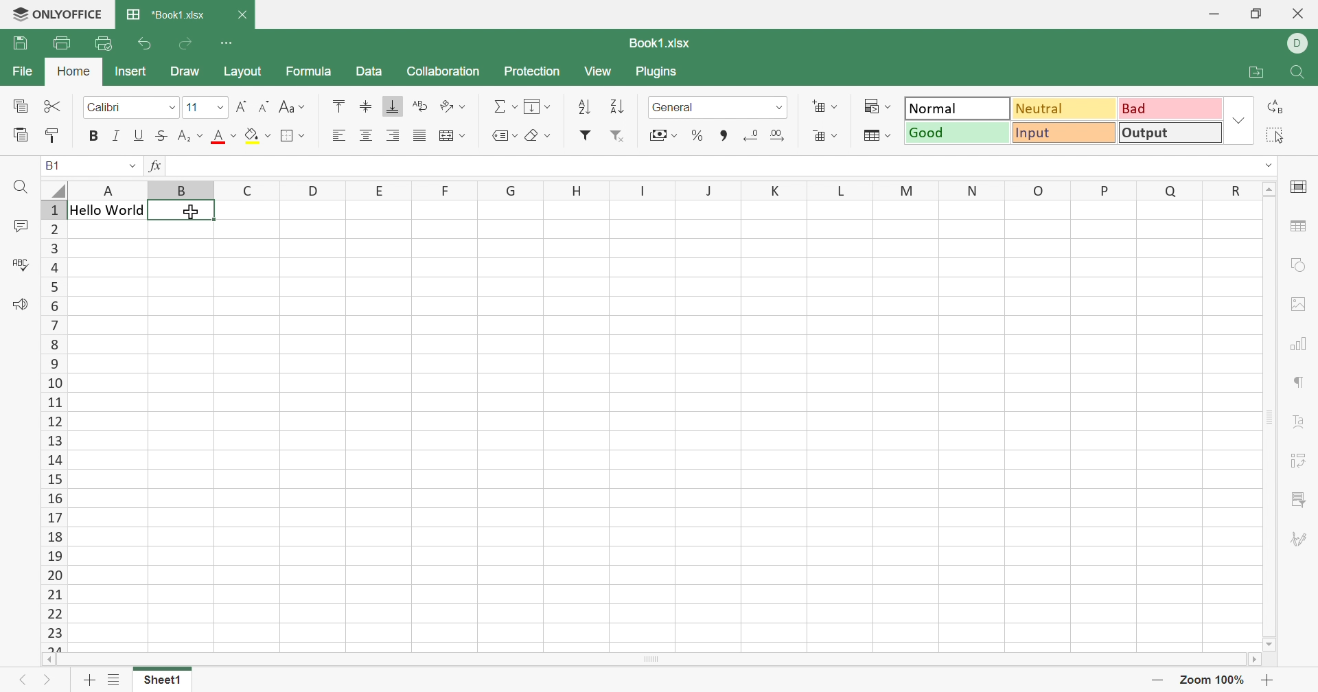  What do you see at coordinates (167, 14) in the screenshot?
I see `*Book1.xlsx` at bounding box center [167, 14].